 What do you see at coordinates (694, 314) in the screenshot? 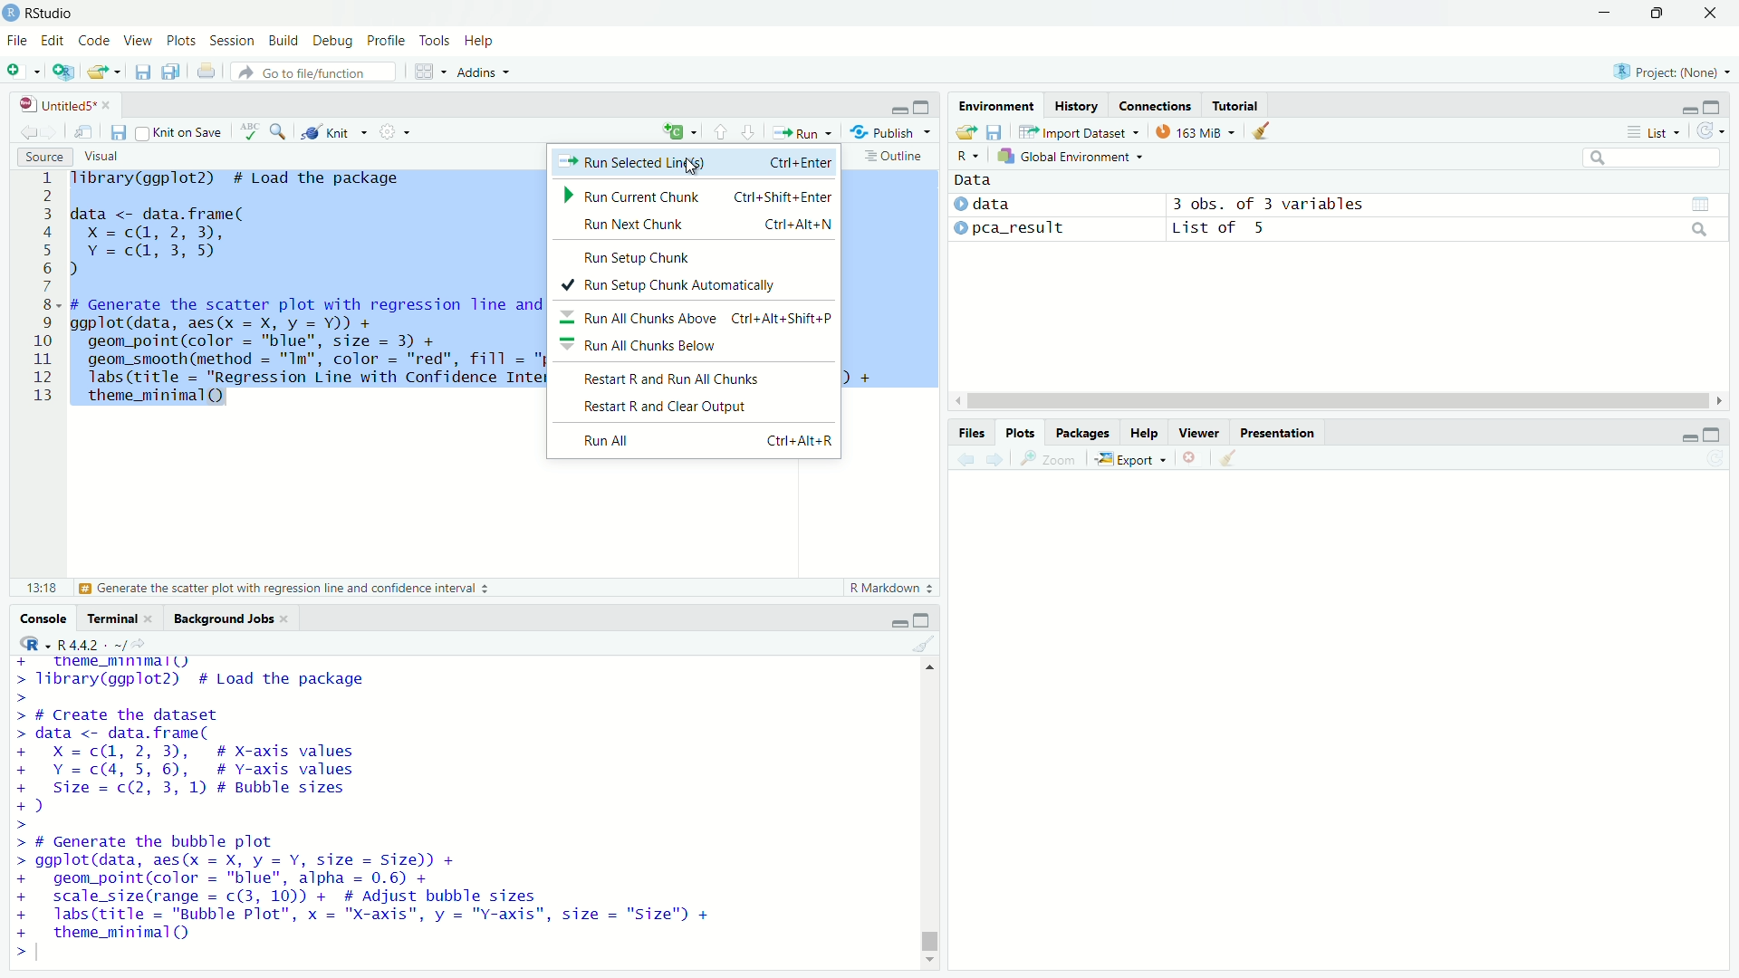
I see `Run All Chunks Above Ctrl+Alt+Shift+P` at bounding box center [694, 314].